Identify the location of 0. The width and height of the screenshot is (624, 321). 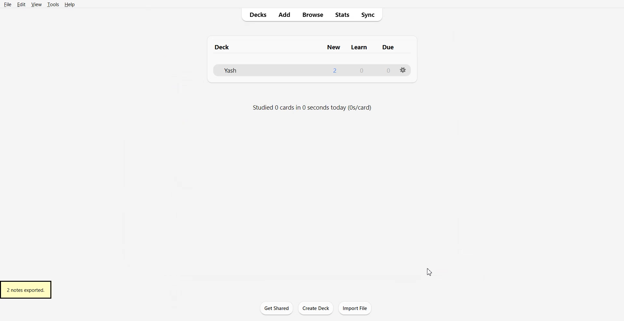
(361, 70).